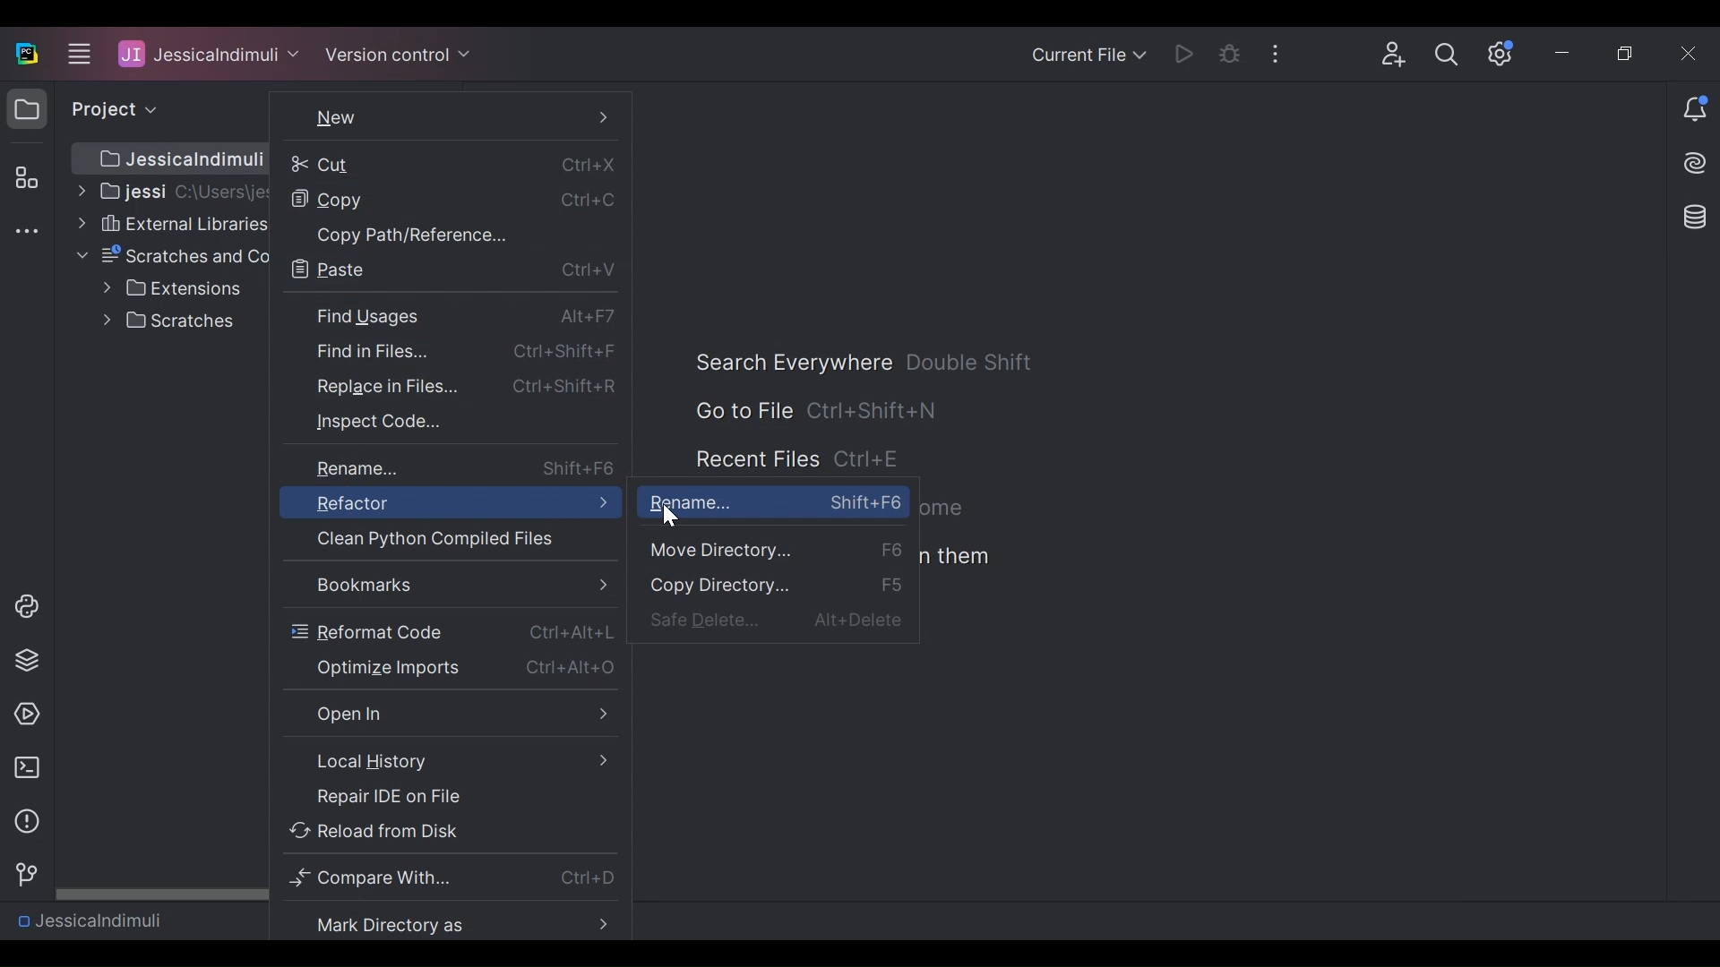 Image resolution: width=1720 pixels, height=967 pixels. What do you see at coordinates (1690, 53) in the screenshot?
I see `Close` at bounding box center [1690, 53].